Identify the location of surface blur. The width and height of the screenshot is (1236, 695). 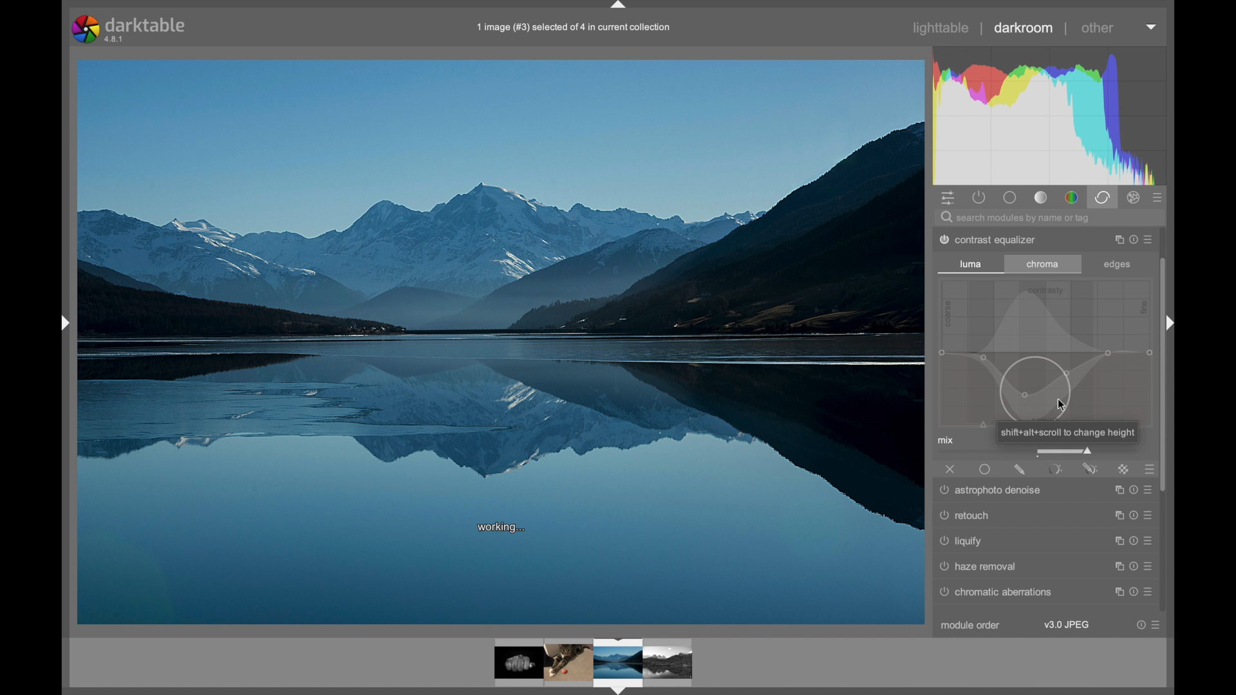
(976, 519).